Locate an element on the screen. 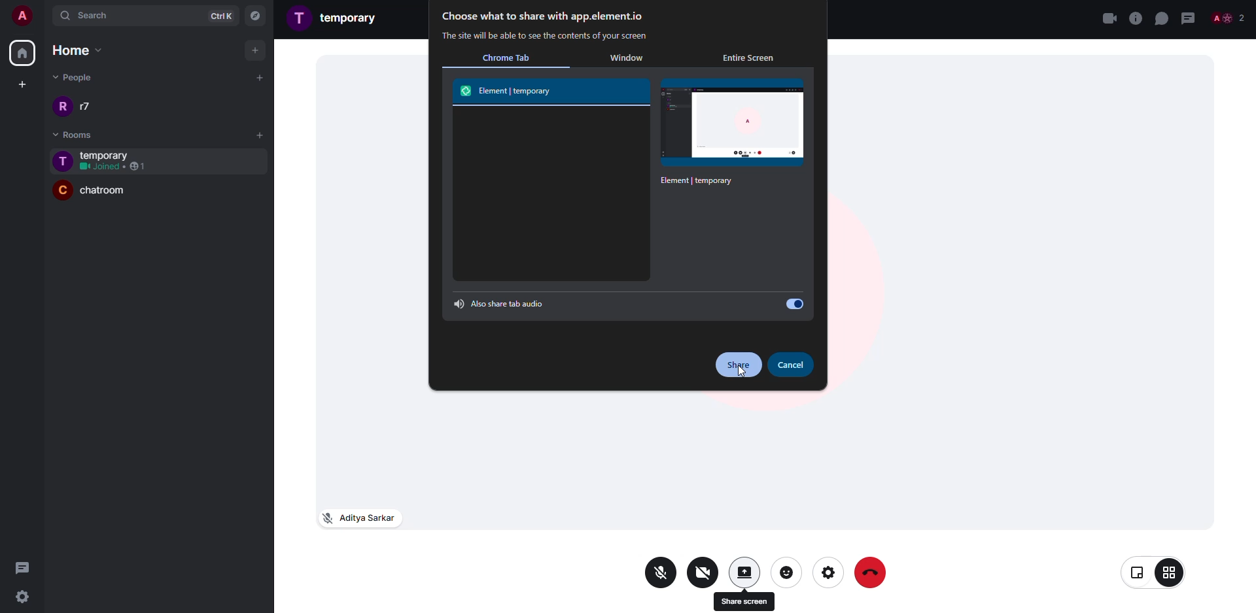 Image resolution: width=1256 pixels, height=613 pixels. mic off is located at coordinates (661, 573).